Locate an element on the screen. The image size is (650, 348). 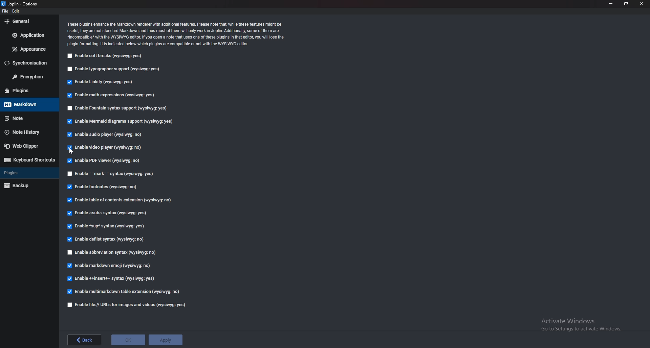
enable P D F viewer (wysiqyg:no) is located at coordinates (104, 161).